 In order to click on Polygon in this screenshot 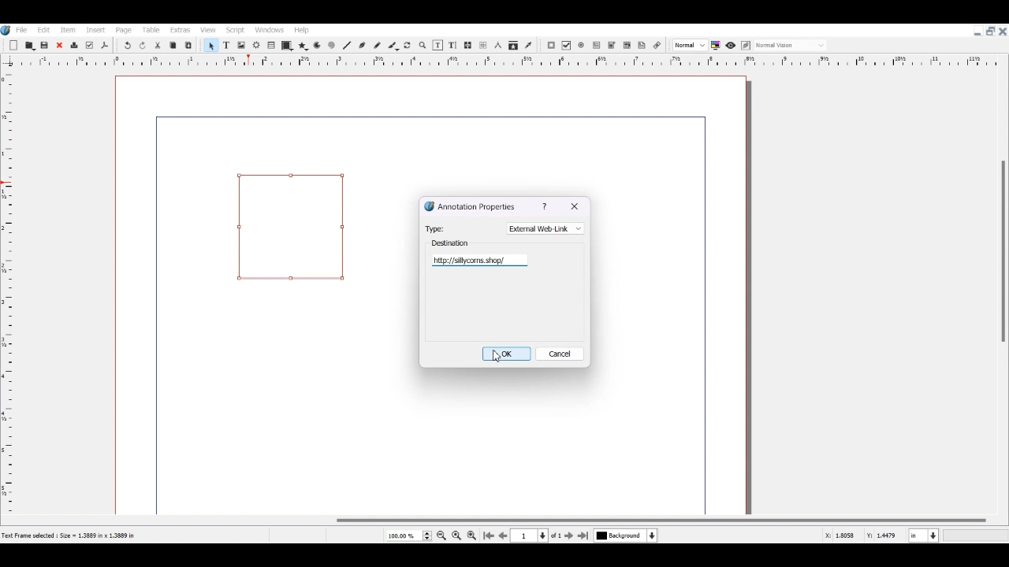, I will do `click(303, 46)`.